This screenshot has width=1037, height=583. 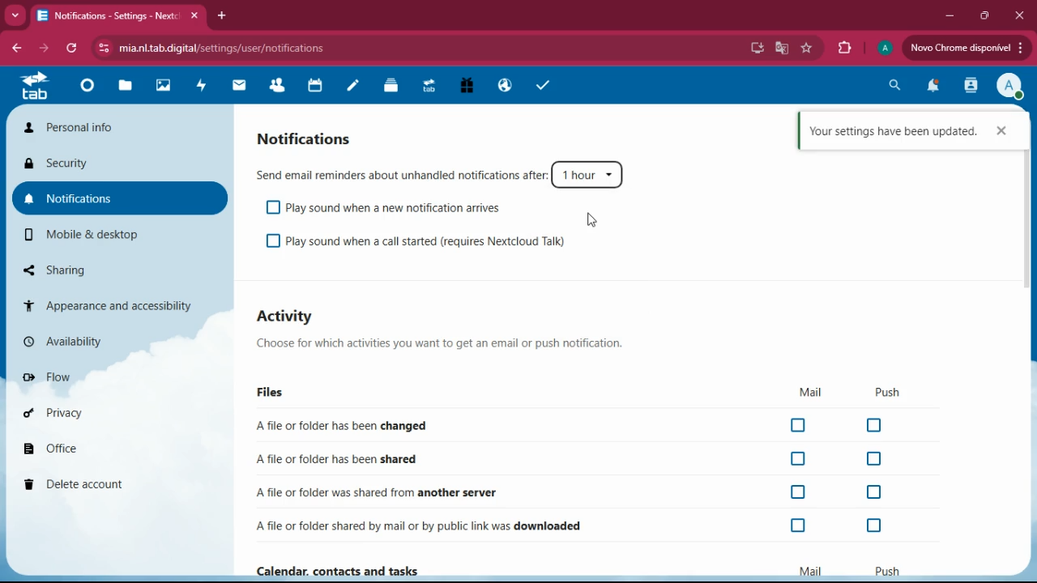 I want to click on extensions, so click(x=843, y=49).